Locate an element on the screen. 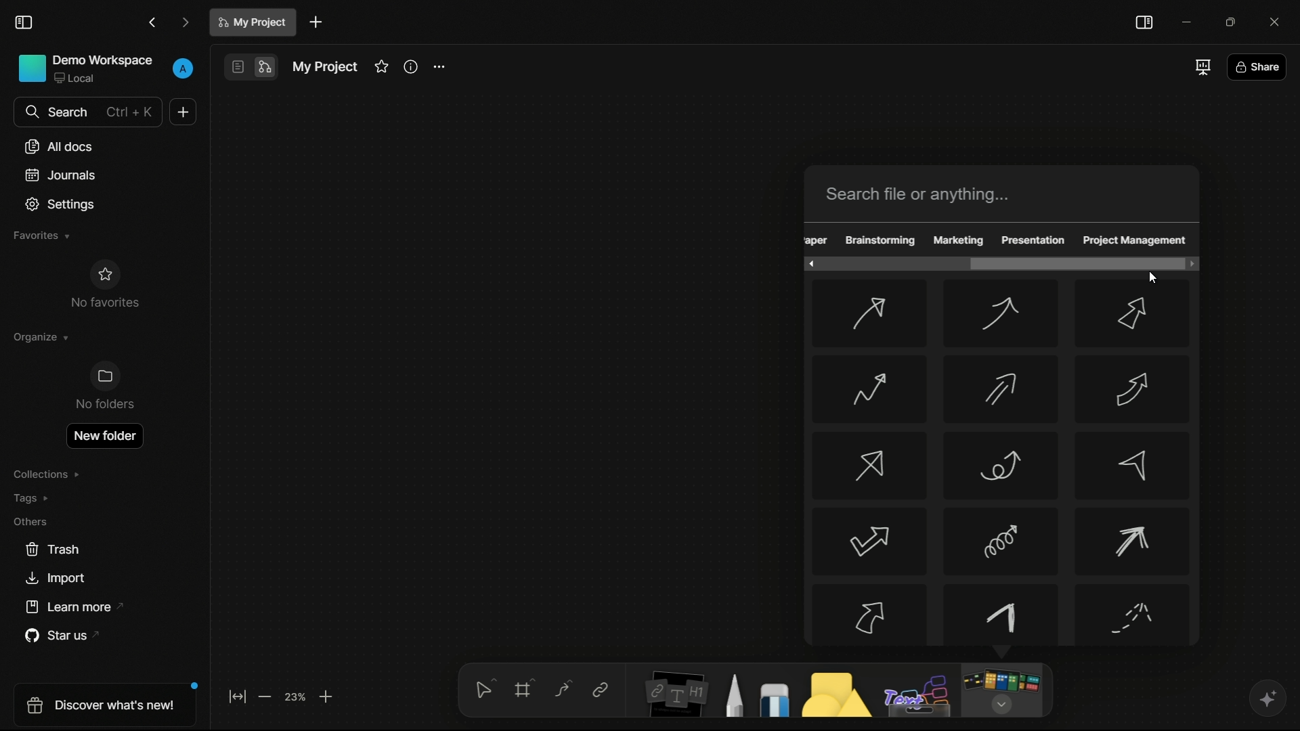  link is located at coordinates (600, 690).